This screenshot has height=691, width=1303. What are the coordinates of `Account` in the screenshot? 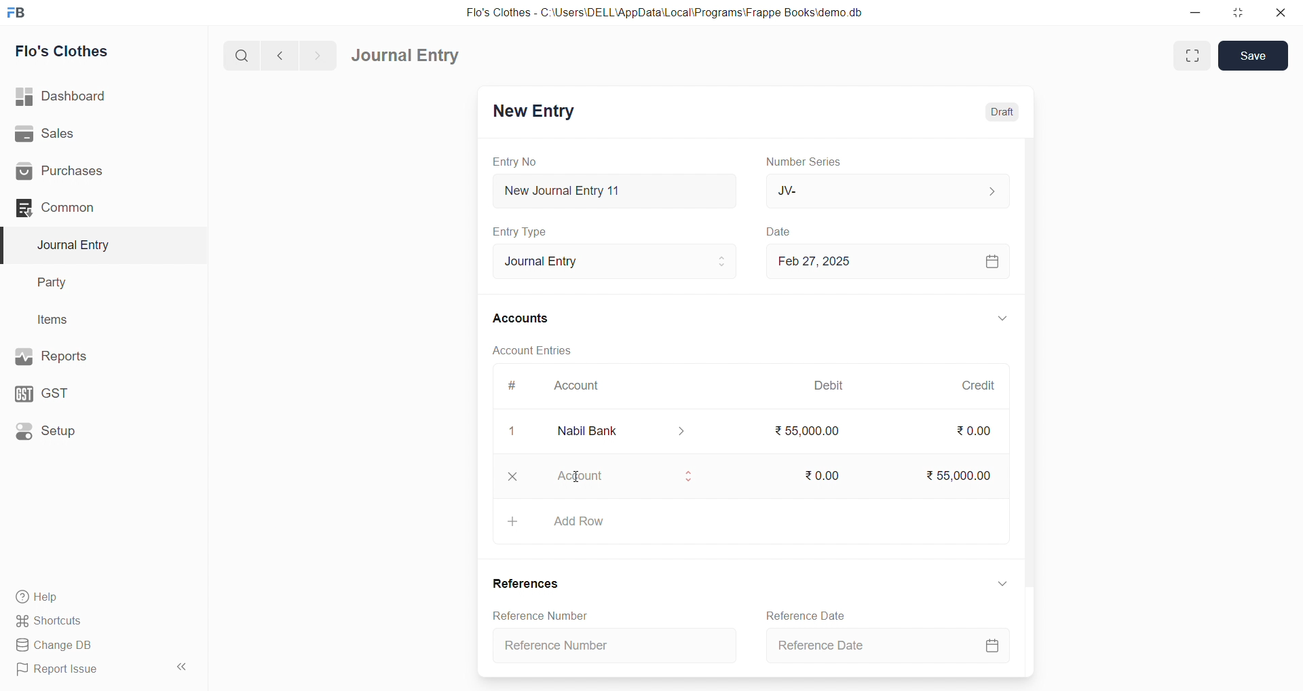 It's located at (582, 384).